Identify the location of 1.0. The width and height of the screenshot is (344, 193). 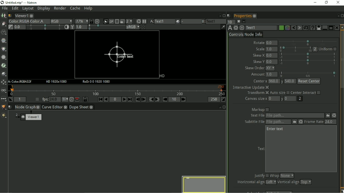
(272, 49).